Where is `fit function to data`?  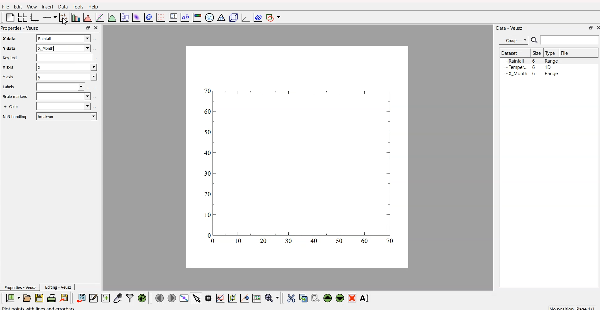
fit function to data is located at coordinates (100, 18).